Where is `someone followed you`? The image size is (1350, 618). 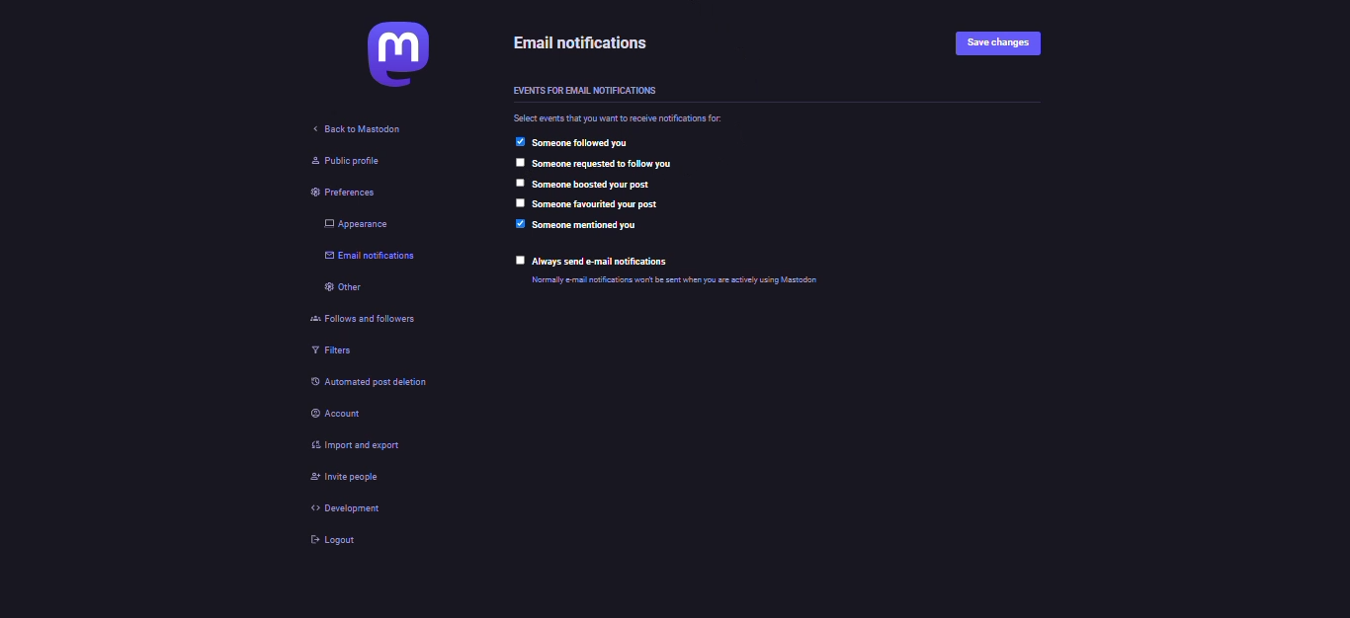
someone followed you is located at coordinates (587, 143).